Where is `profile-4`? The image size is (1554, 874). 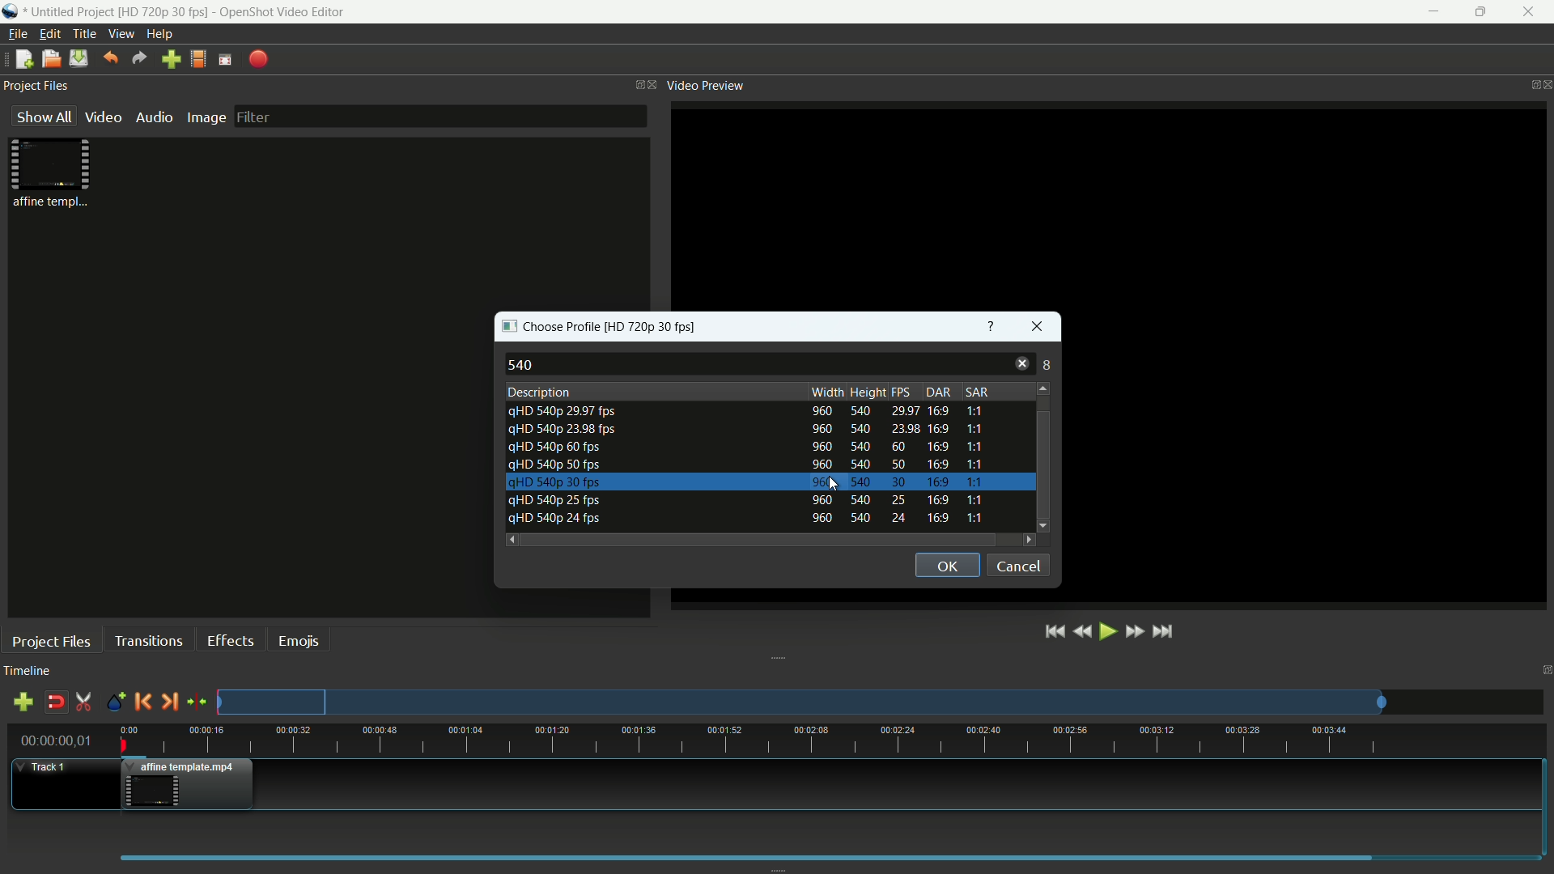
profile-4 is located at coordinates (749, 465).